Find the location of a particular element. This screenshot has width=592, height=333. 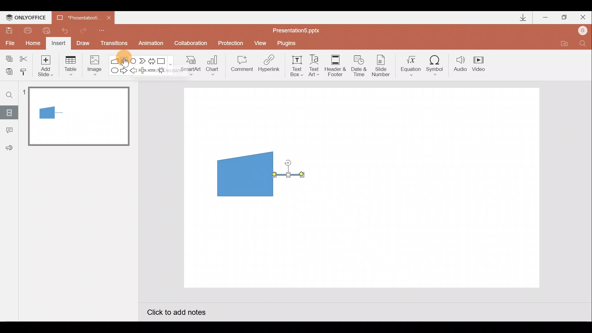

Text box is located at coordinates (295, 65).